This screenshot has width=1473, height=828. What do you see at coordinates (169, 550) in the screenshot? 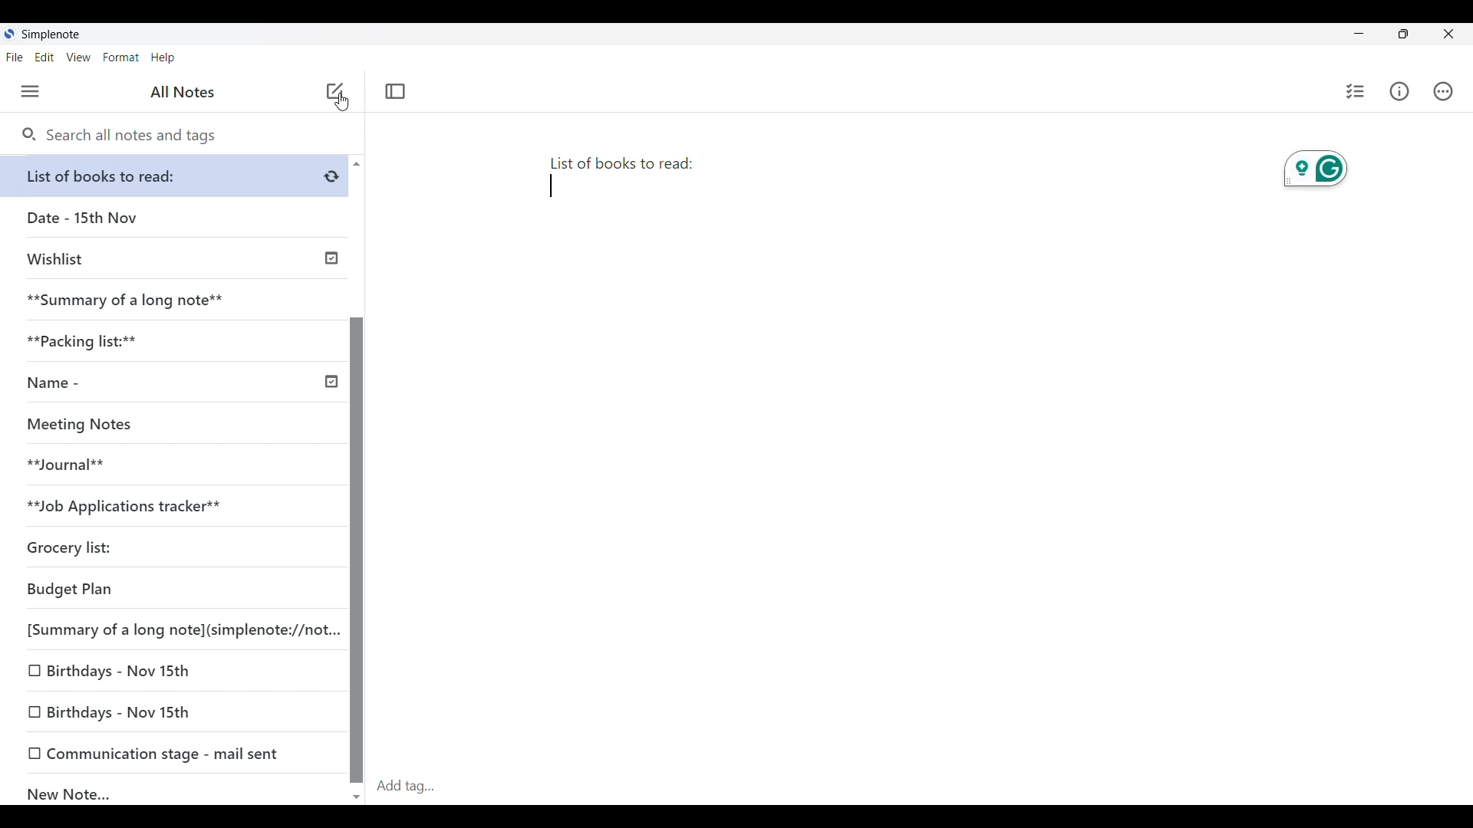
I see `Grocery list:` at bounding box center [169, 550].